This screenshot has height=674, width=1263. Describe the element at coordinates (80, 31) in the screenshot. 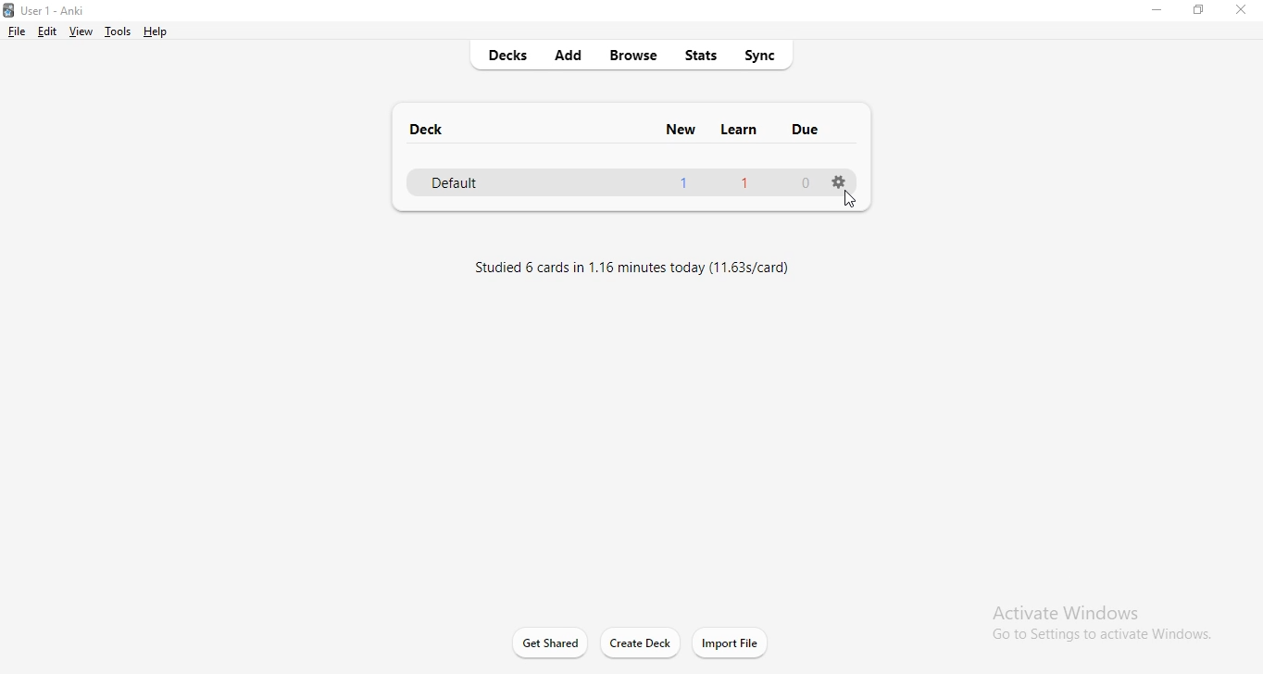

I see `view` at that location.